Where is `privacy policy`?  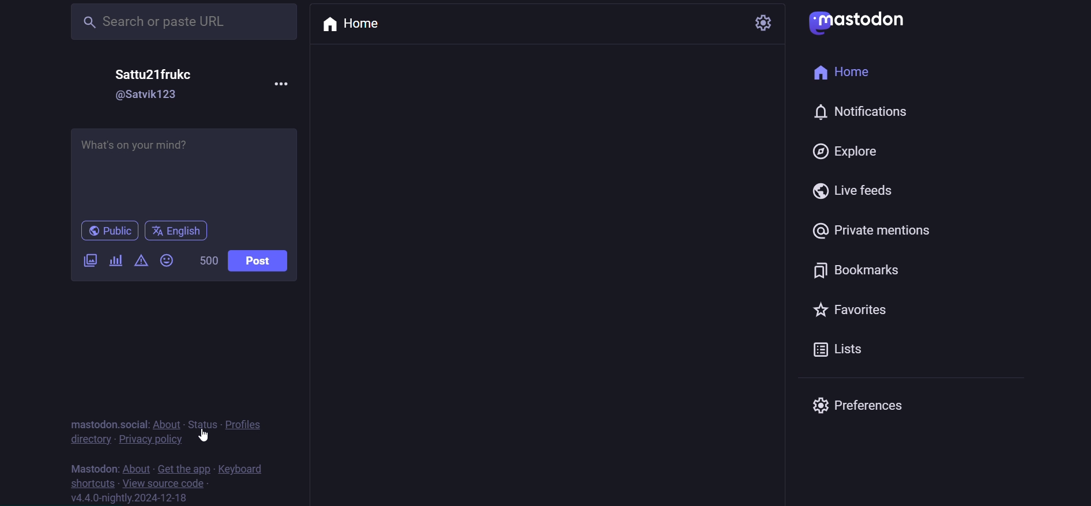 privacy policy is located at coordinates (152, 441).